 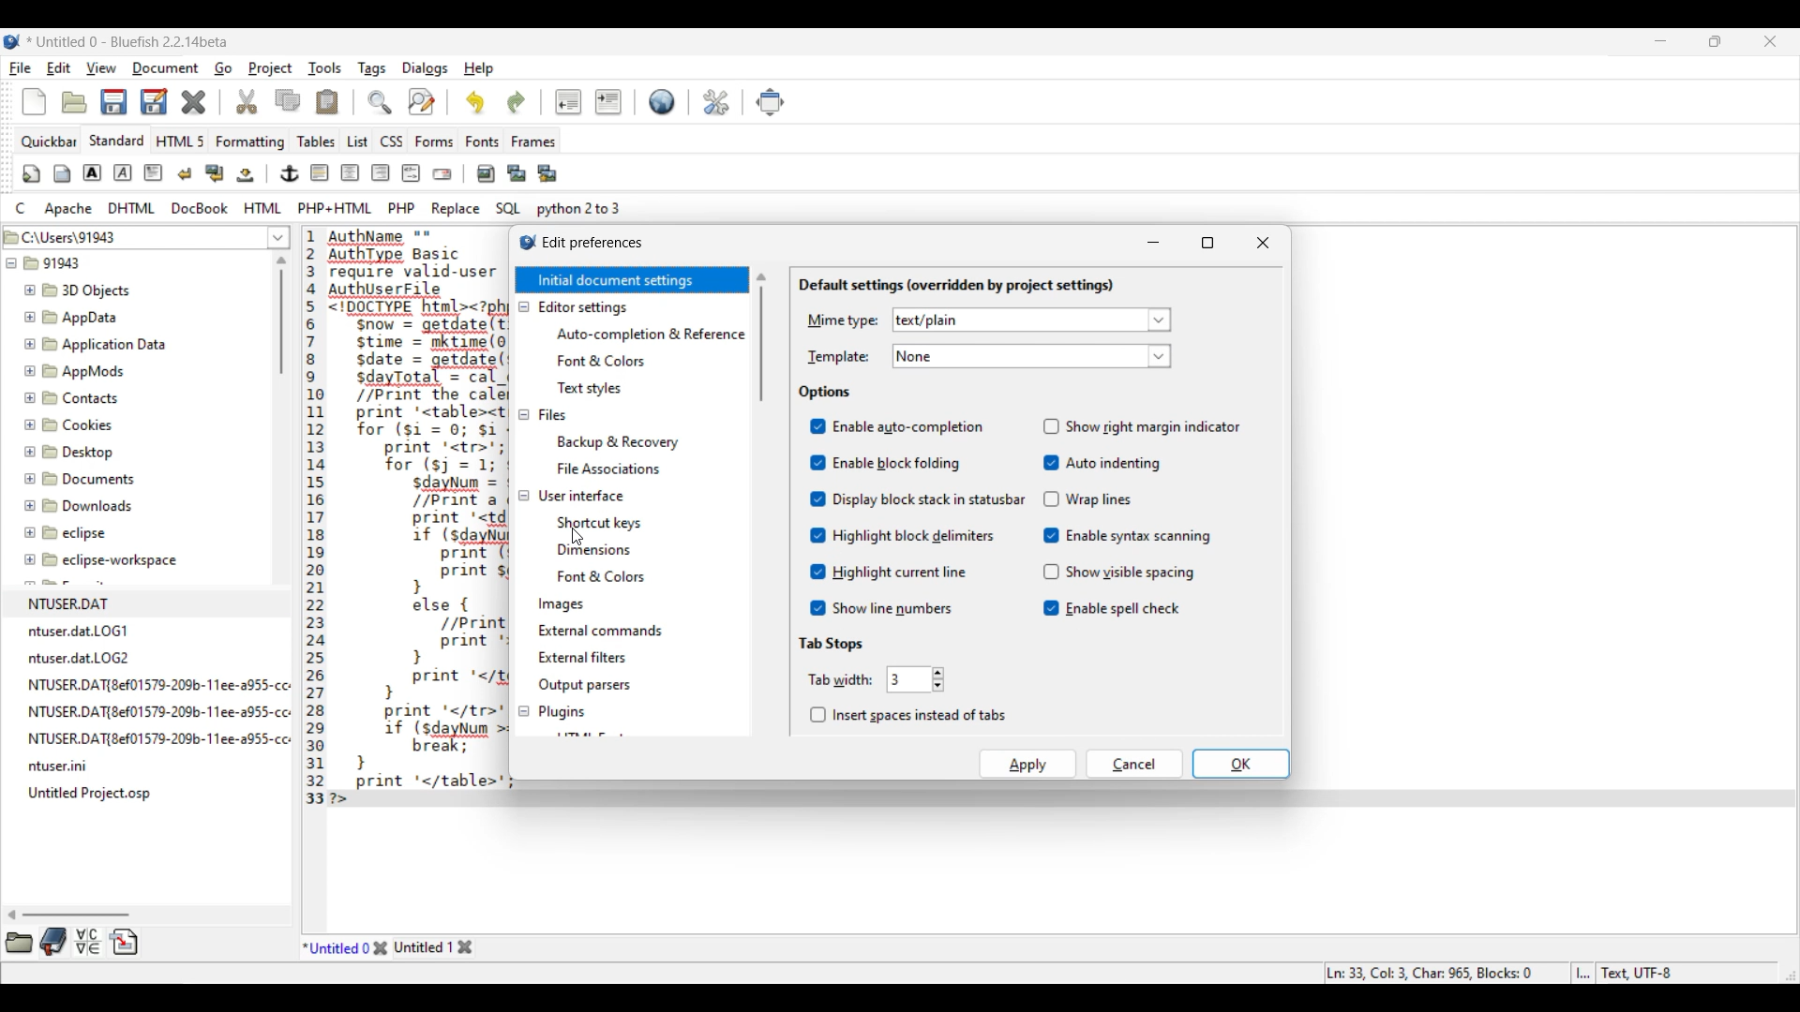 I want to click on Paste, so click(x=327, y=102).